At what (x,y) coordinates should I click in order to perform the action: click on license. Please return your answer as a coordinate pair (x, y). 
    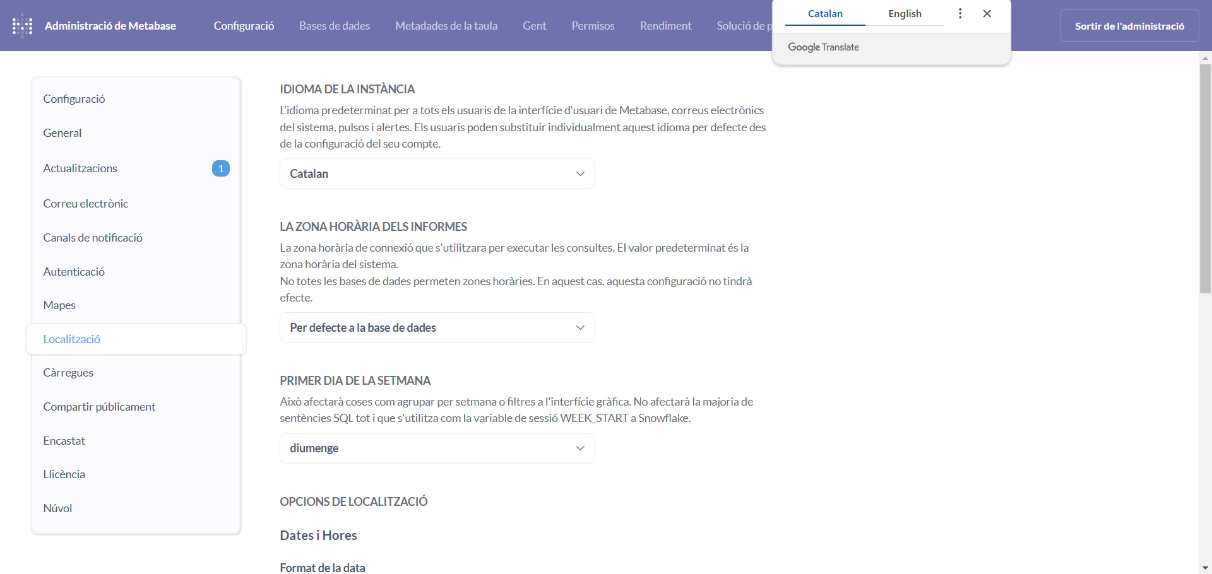
    Looking at the image, I should click on (124, 475).